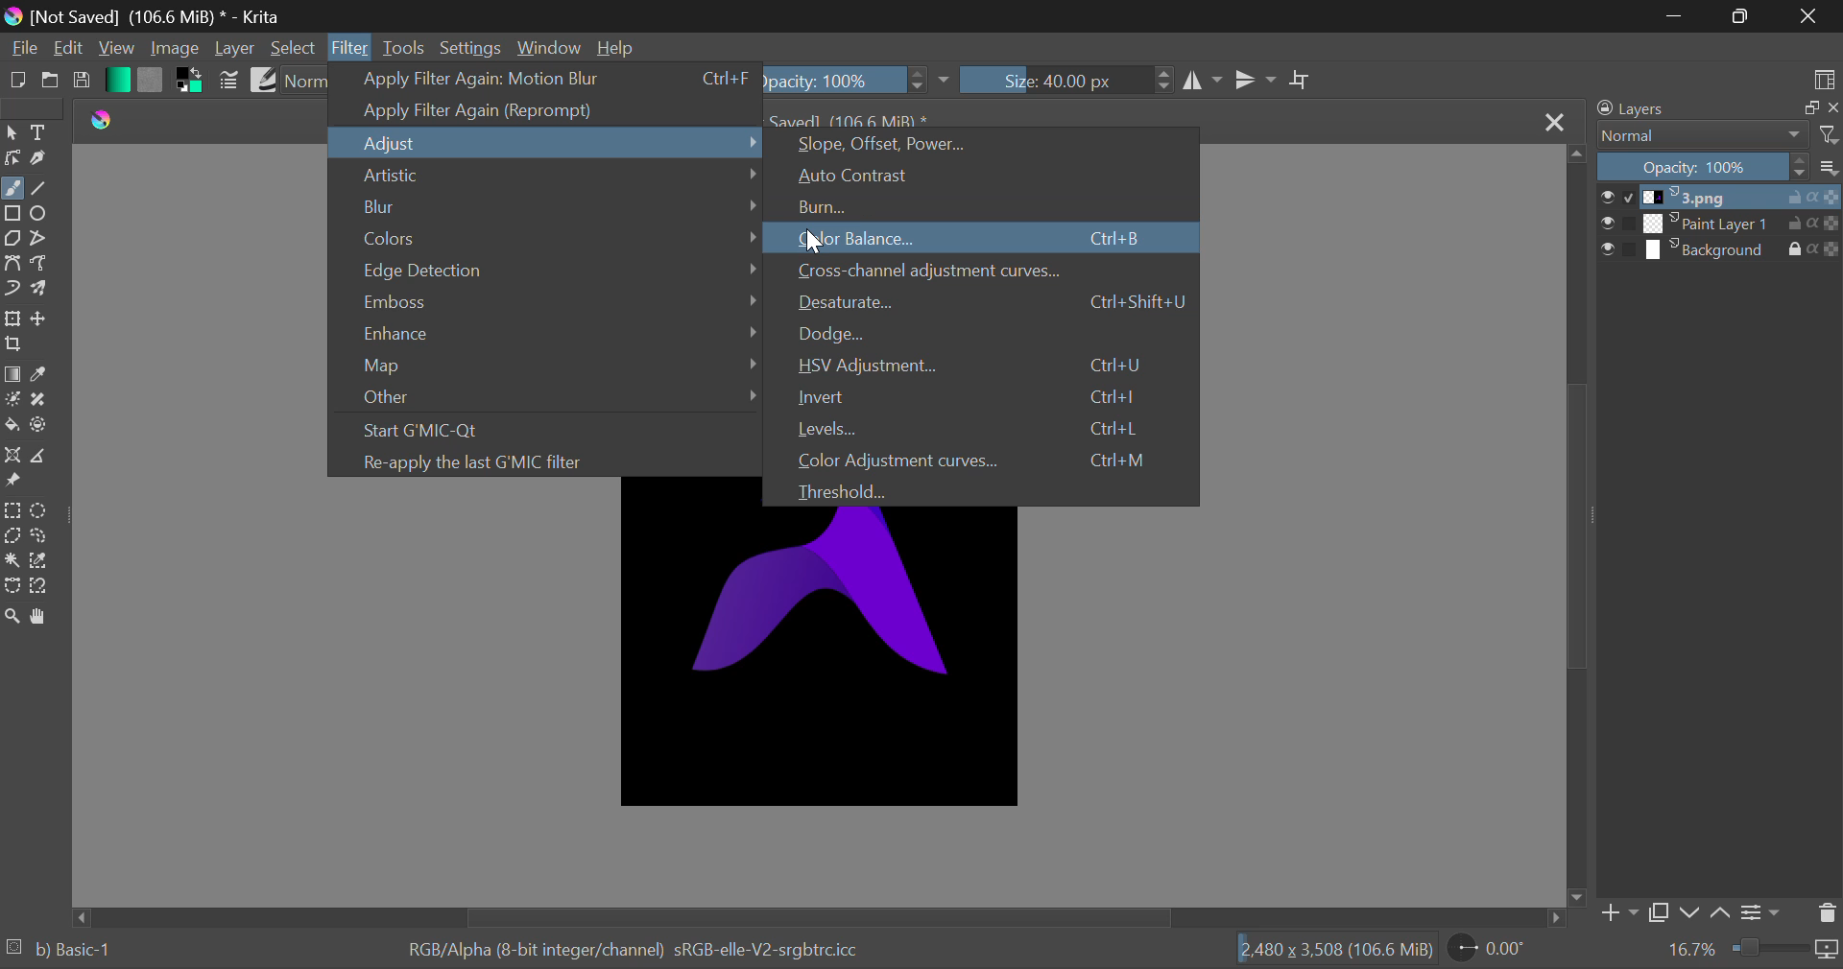 This screenshot has width=1843, height=969. What do you see at coordinates (553, 178) in the screenshot?
I see `Artistic` at bounding box center [553, 178].